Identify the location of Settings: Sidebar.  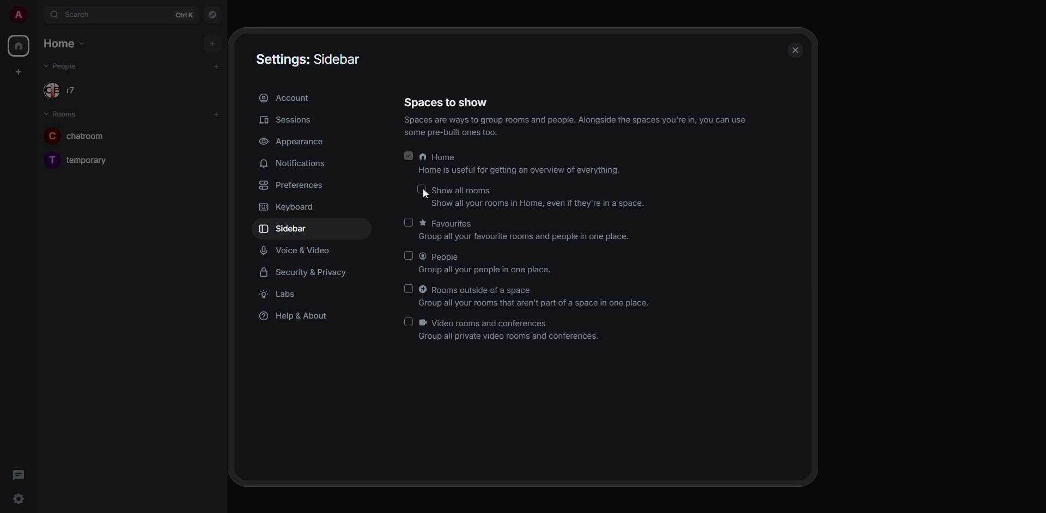
(311, 59).